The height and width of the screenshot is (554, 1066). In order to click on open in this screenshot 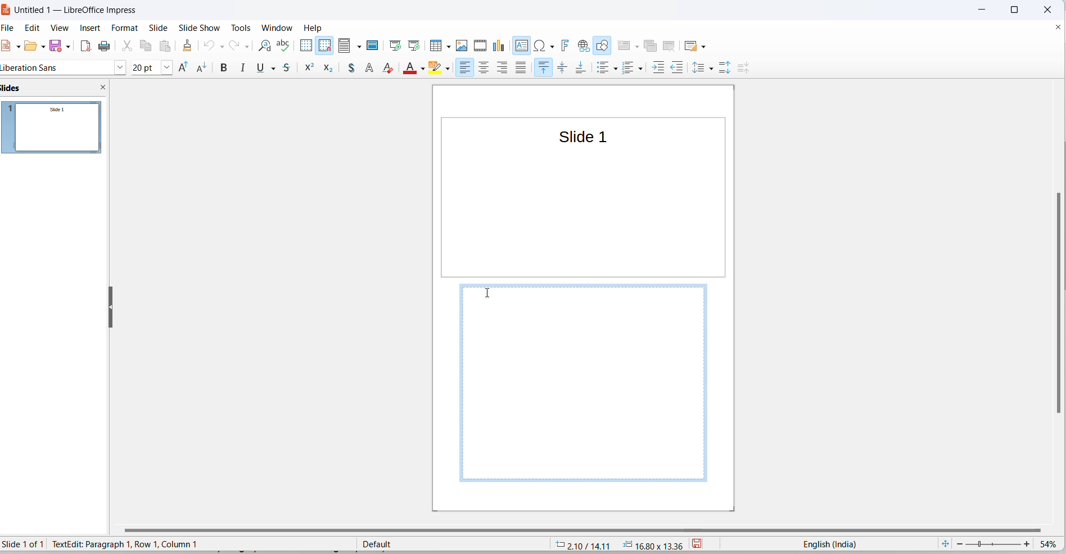, I will do `click(30, 48)`.